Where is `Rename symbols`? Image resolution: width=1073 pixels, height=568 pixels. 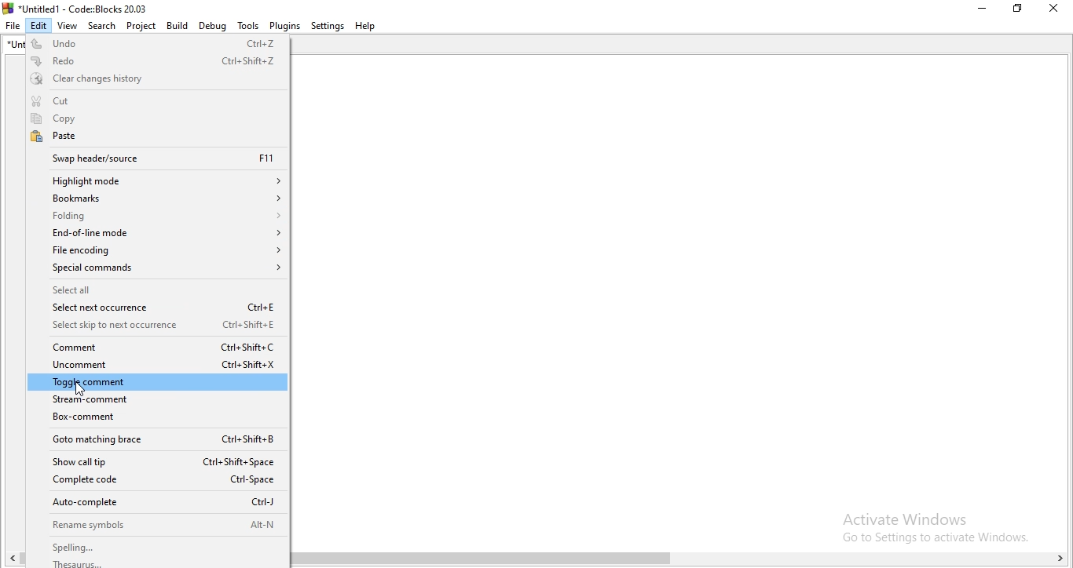 Rename symbols is located at coordinates (163, 526).